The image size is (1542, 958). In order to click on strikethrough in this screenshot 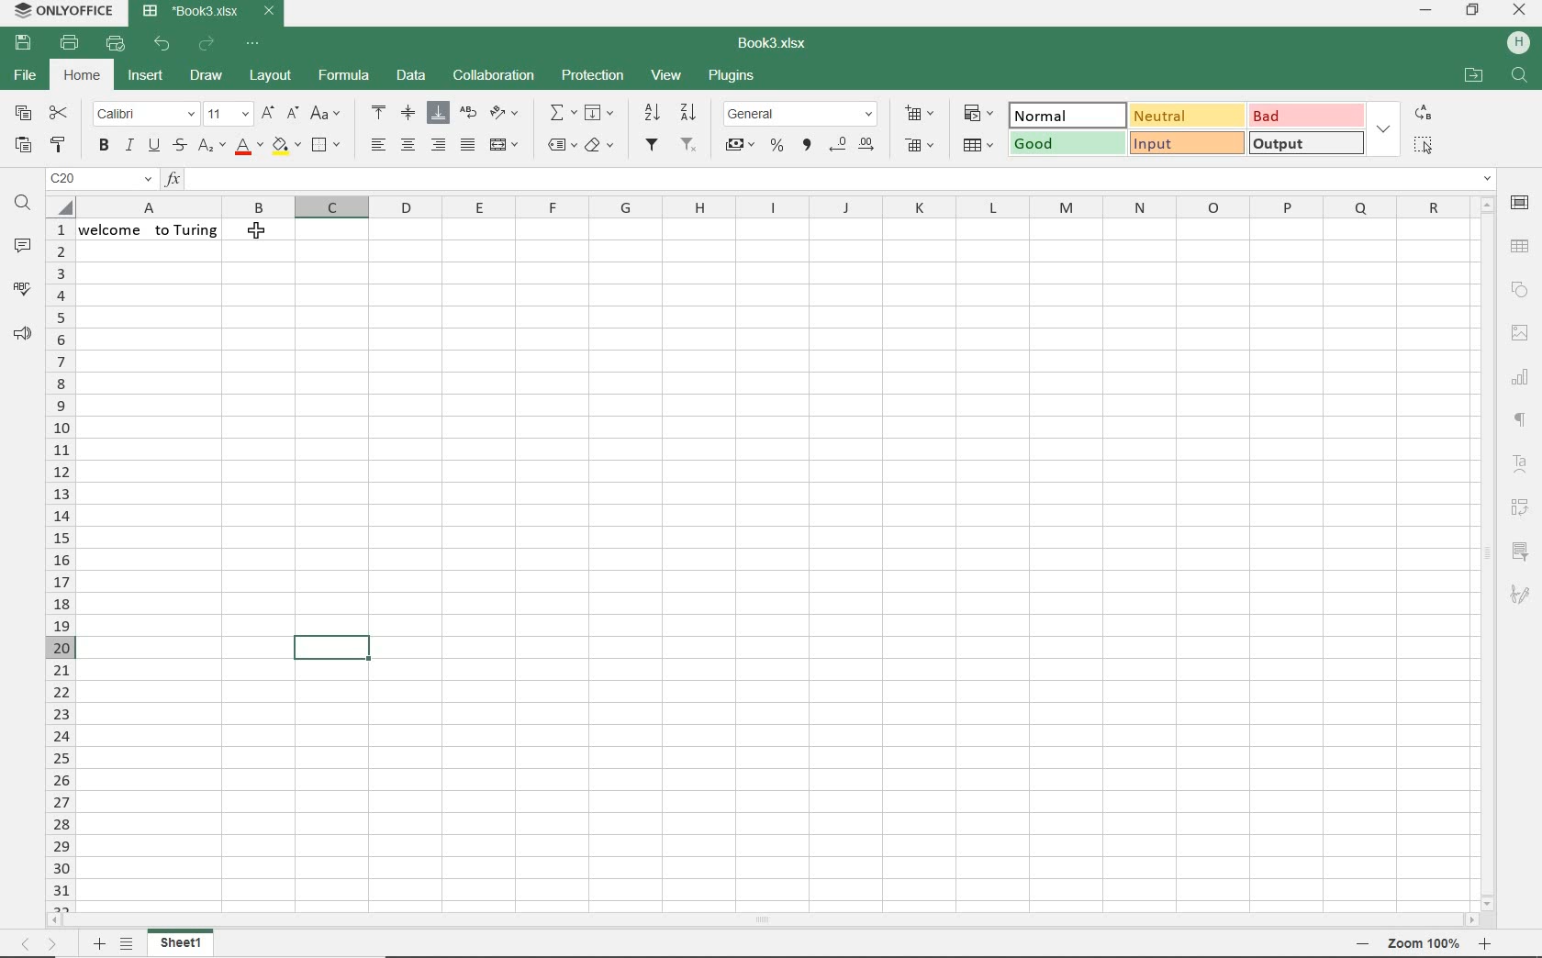, I will do `click(181, 147)`.